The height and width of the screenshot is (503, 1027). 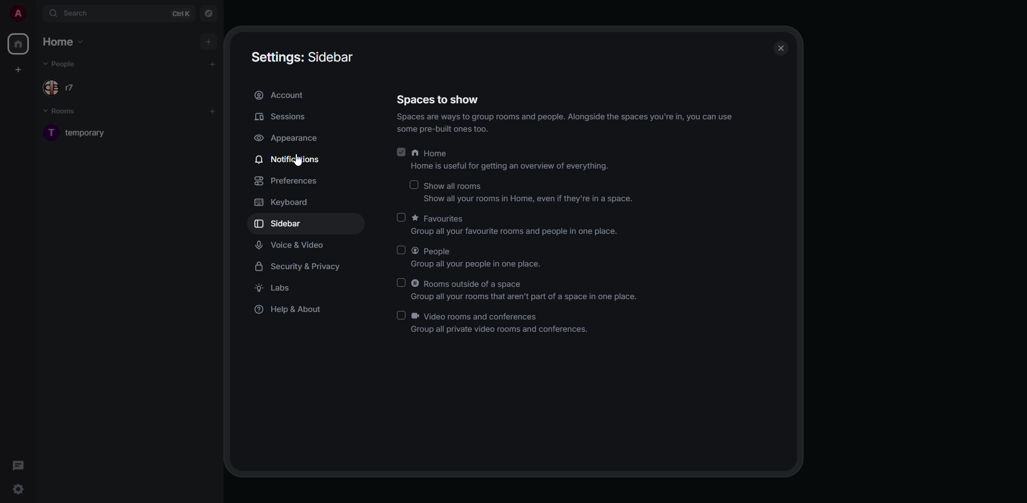 I want to click on home, so click(x=19, y=44).